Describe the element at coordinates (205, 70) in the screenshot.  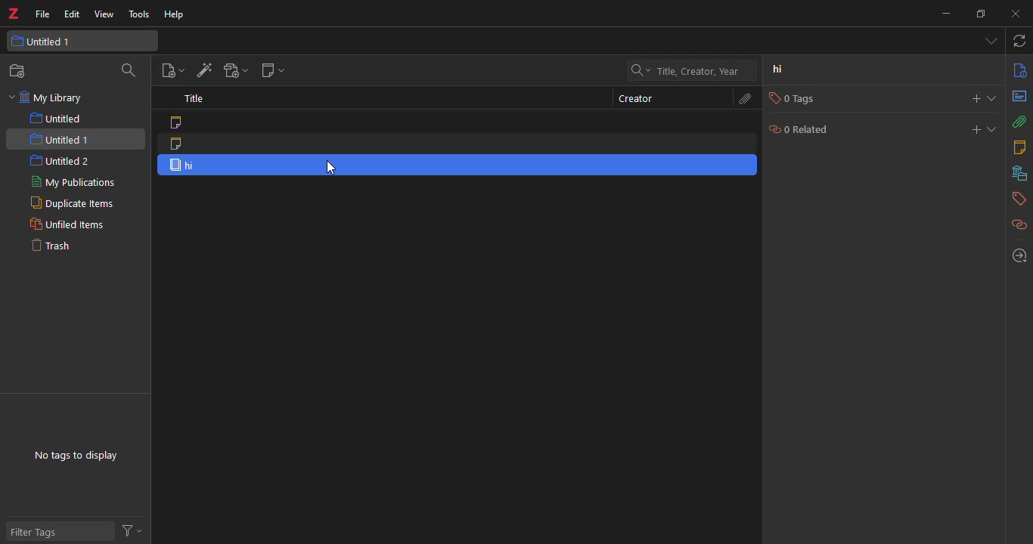
I see `add item` at that location.